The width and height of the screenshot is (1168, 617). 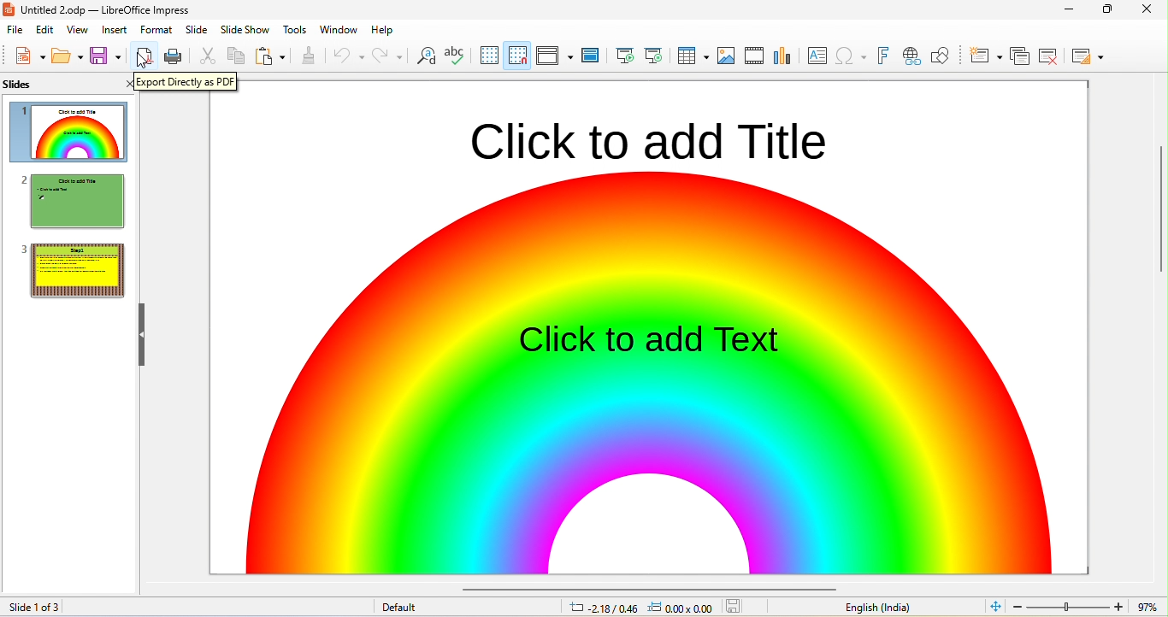 What do you see at coordinates (28, 56) in the screenshot?
I see `new` at bounding box center [28, 56].